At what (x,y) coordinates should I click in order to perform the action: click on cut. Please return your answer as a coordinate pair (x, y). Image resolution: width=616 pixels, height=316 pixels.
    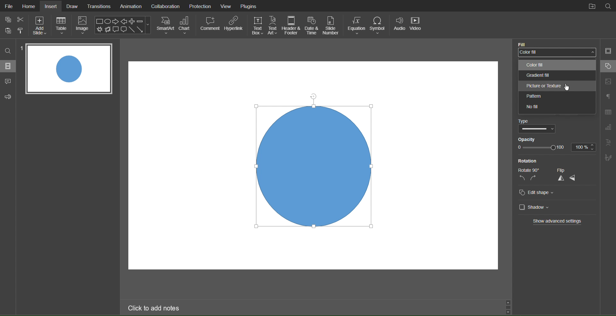
    Looking at the image, I should click on (19, 19).